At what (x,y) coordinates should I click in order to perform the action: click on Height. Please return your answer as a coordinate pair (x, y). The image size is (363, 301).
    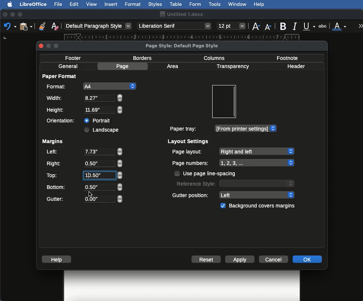
    Looking at the image, I should click on (85, 110).